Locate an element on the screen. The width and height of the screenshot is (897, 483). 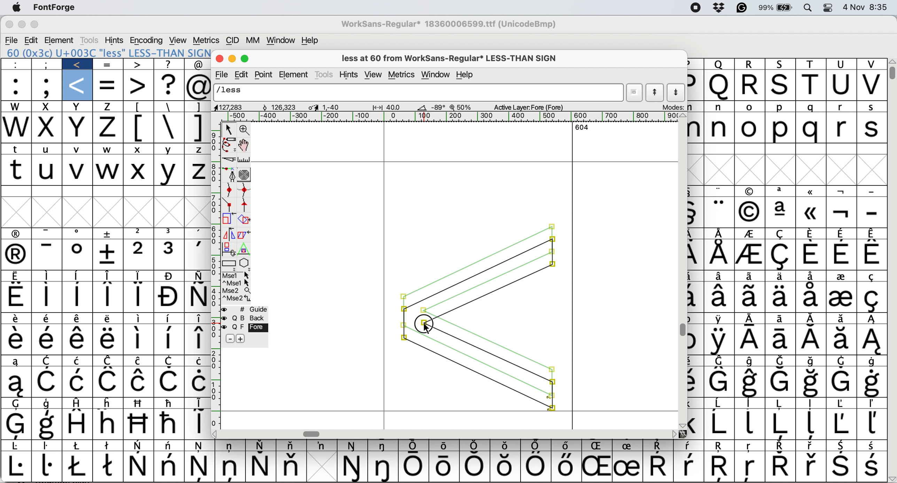
Symbol is located at coordinates (506, 466).